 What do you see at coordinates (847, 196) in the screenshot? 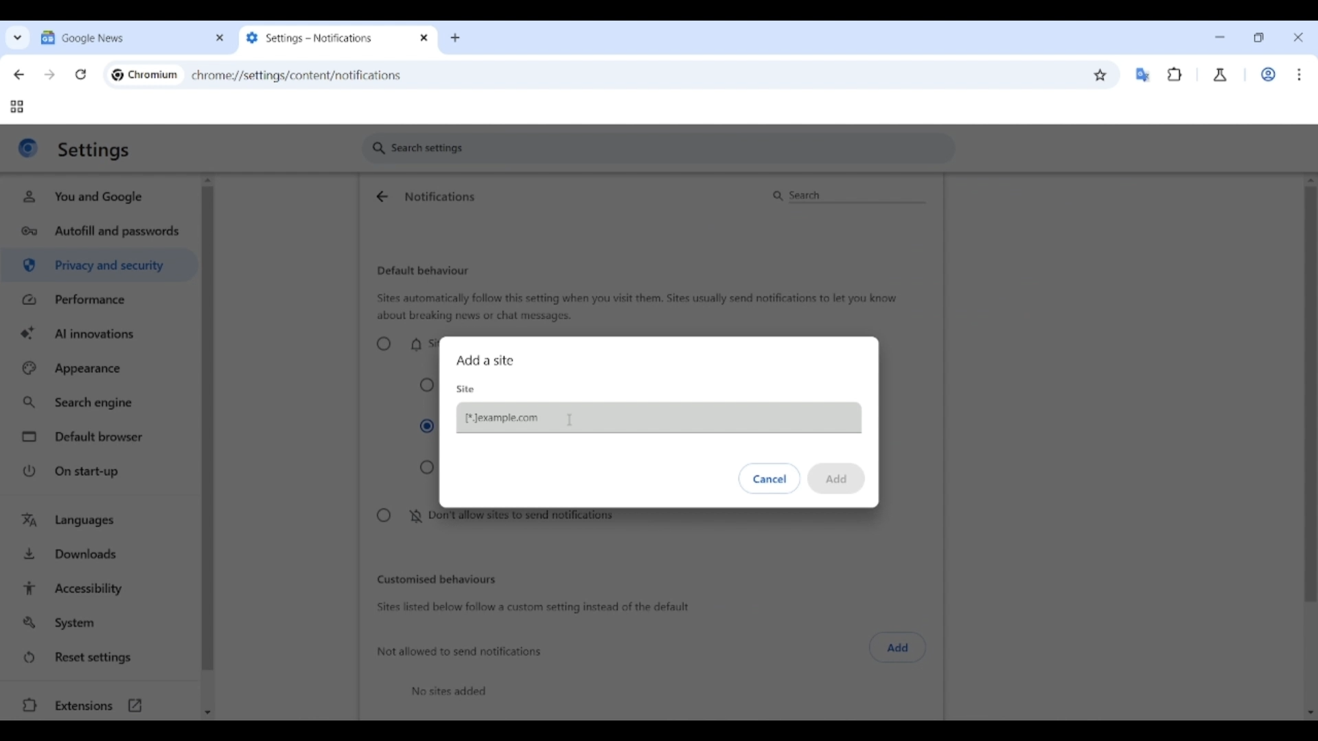
I see `Search notifications` at bounding box center [847, 196].